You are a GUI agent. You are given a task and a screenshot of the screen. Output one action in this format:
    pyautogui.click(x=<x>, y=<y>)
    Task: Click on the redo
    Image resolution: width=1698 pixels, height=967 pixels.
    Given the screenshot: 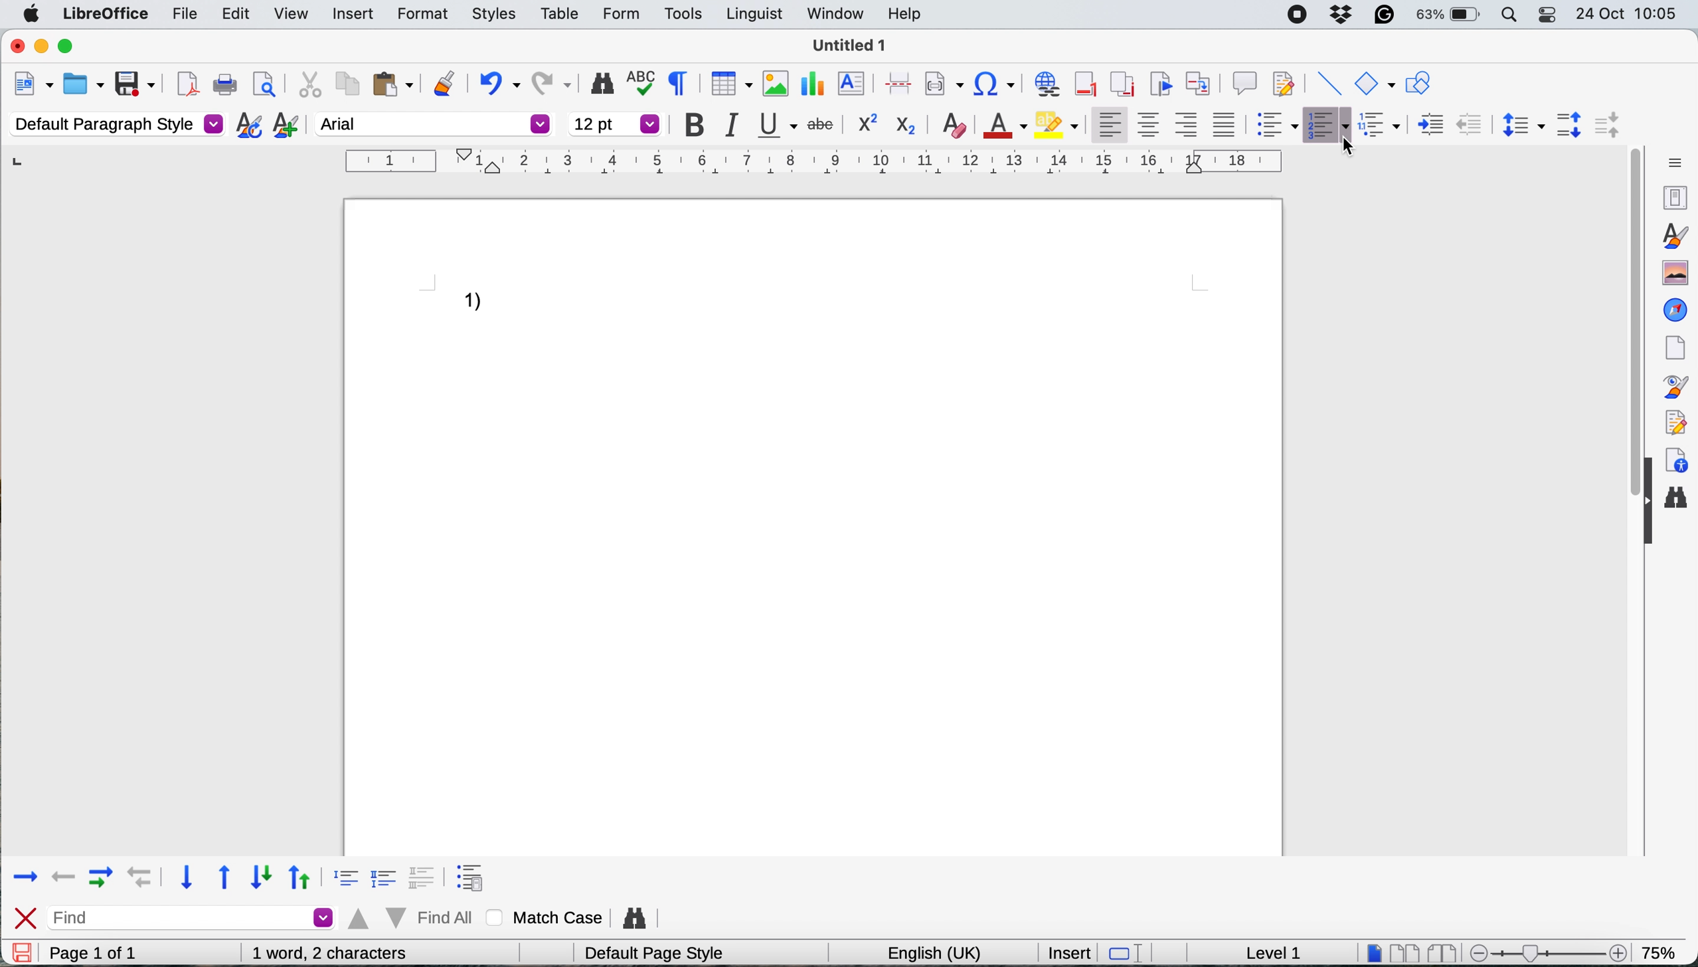 What is the action you would take?
    pyautogui.click(x=553, y=80)
    